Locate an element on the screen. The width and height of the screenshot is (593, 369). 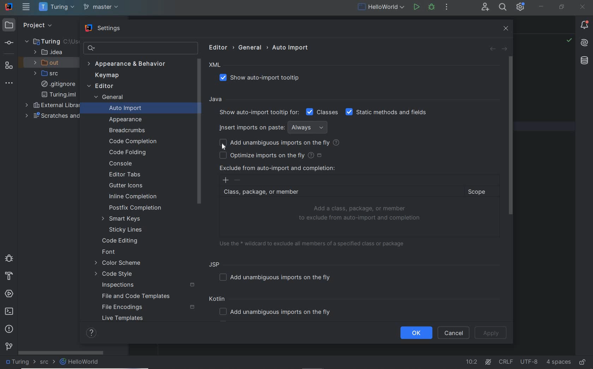
git branch: master is located at coordinates (102, 7).